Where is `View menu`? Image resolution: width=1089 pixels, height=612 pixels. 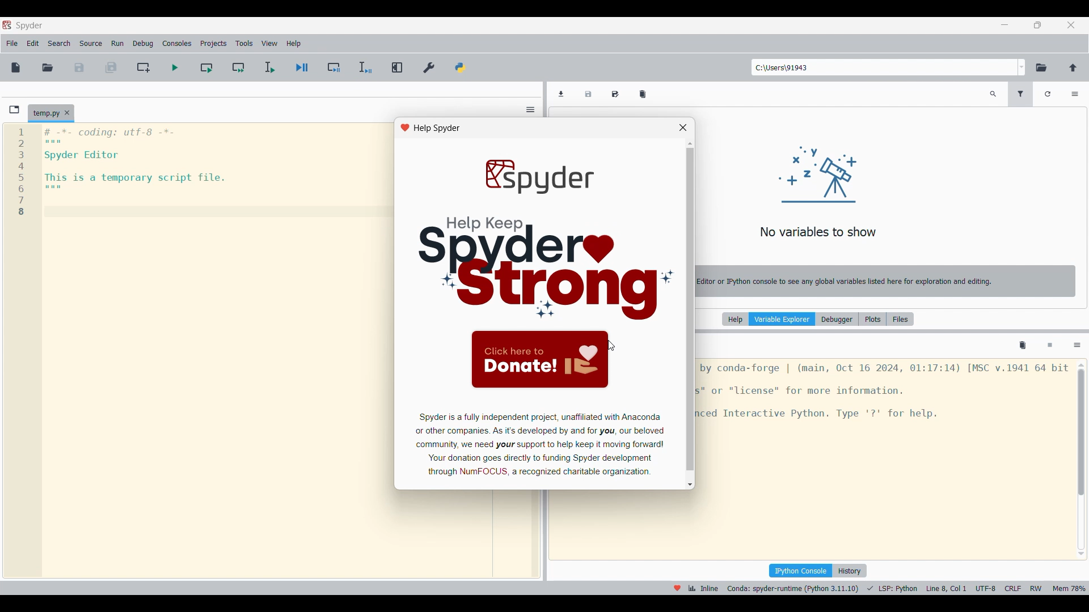
View menu is located at coordinates (269, 44).